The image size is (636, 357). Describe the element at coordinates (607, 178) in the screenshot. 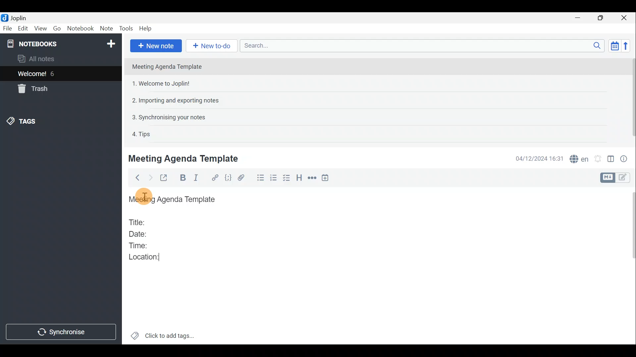

I see `Toggle editors` at that location.